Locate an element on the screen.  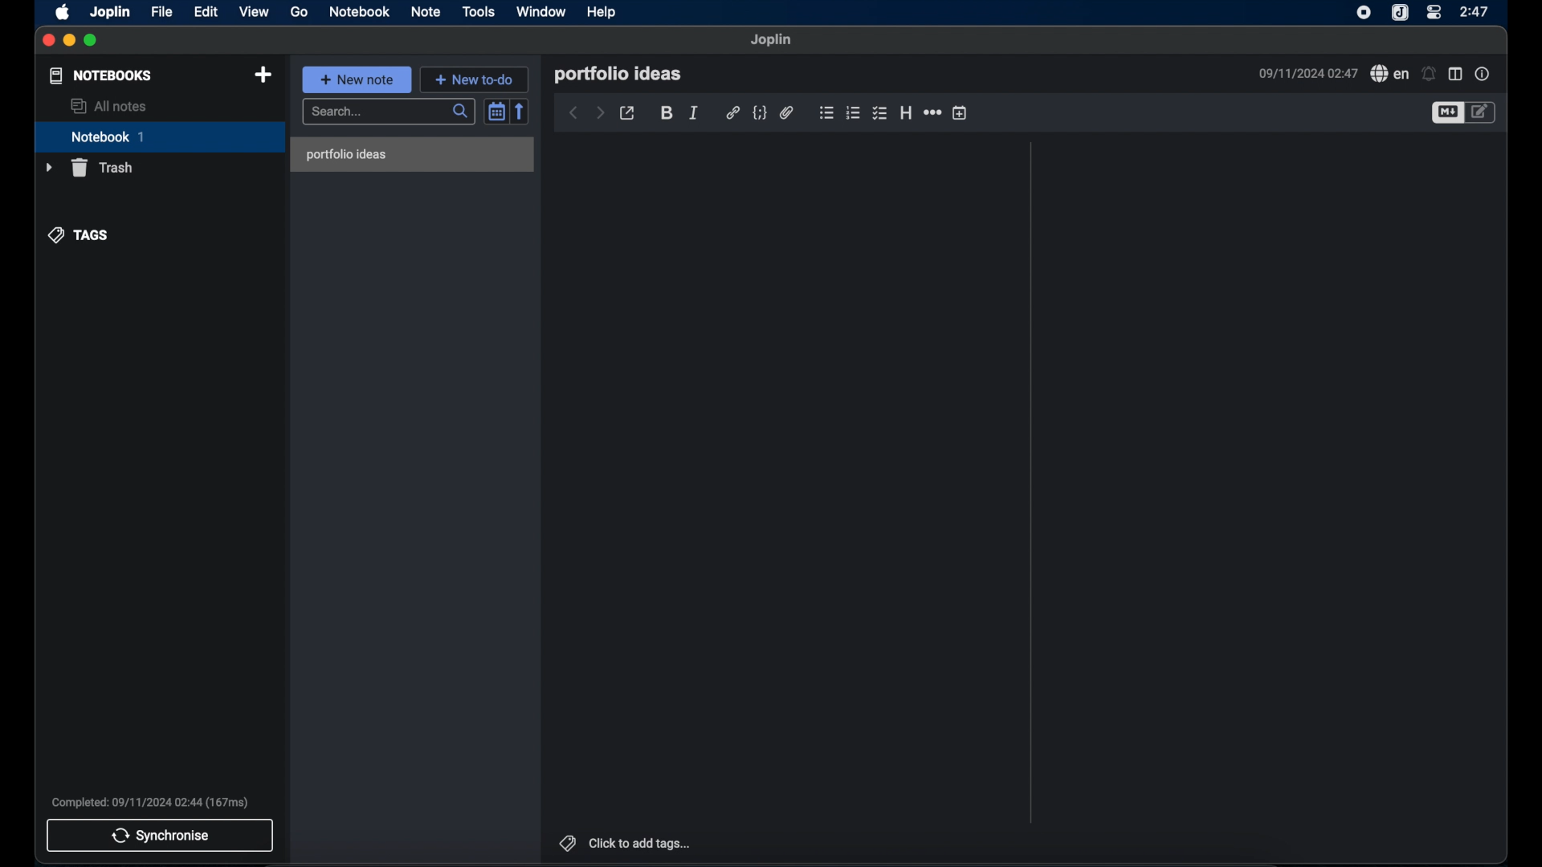
note properties is located at coordinates (1482, 73).